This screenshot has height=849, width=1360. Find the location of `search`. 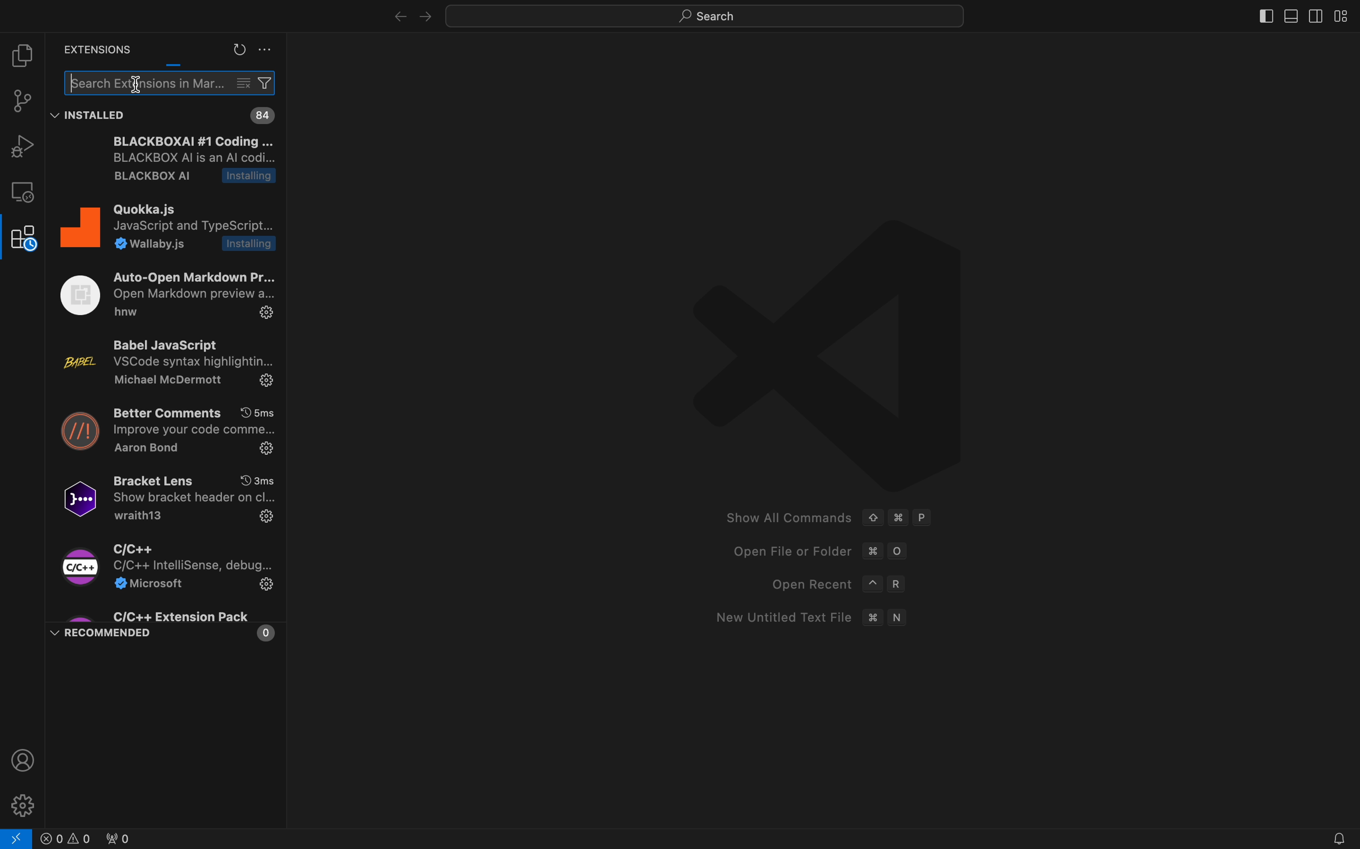

search is located at coordinates (696, 17).